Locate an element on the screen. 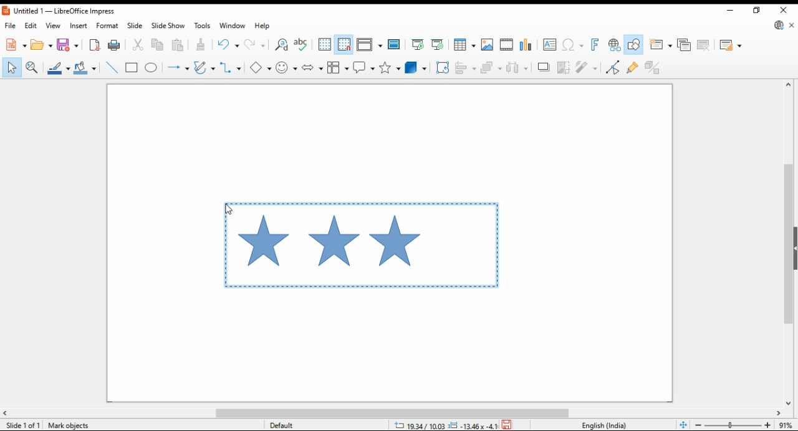 The height and width of the screenshot is (431, 798). insert video is located at coordinates (506, 44).